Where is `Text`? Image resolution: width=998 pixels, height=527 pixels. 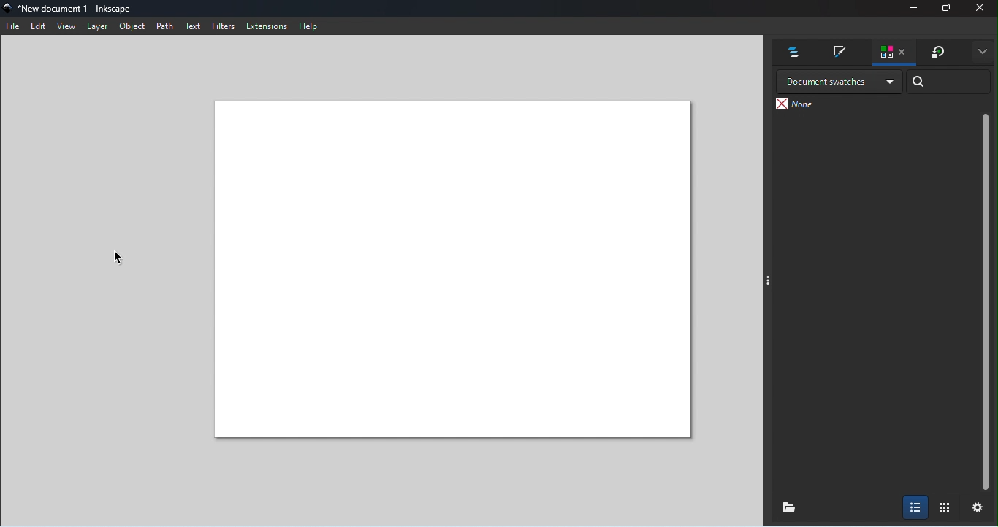
Text is located at coordinates (193, 26).